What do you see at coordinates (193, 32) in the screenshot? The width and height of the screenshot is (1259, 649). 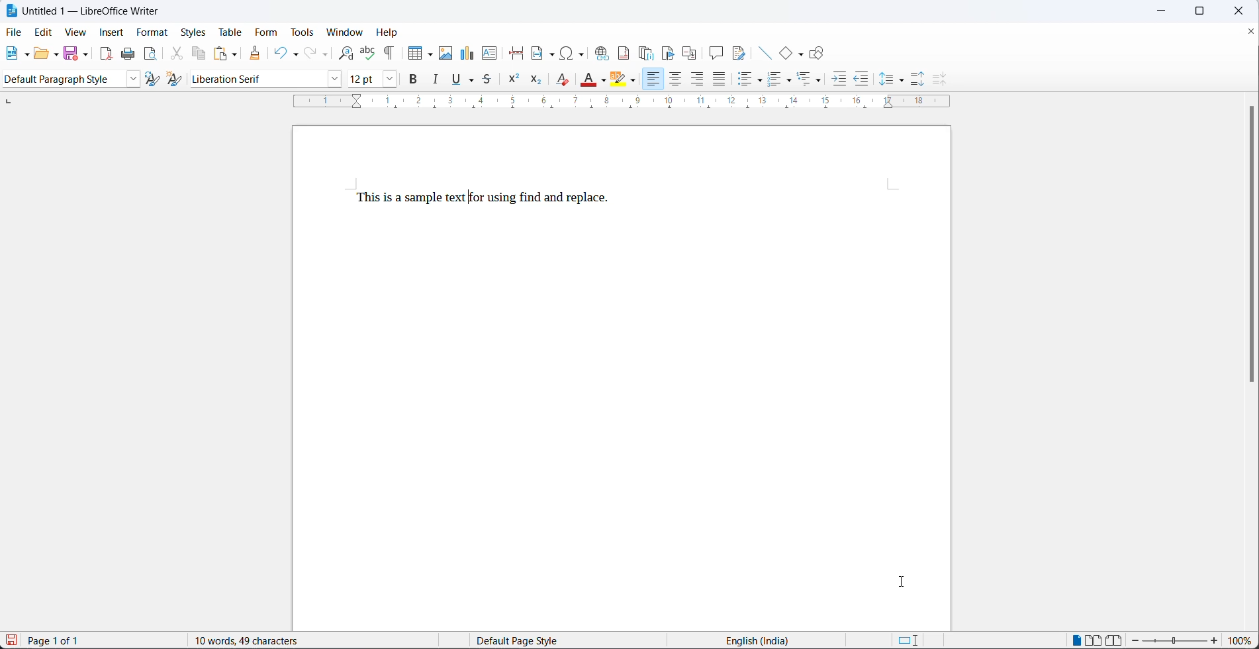 I see `styles` at bounding box center [193, 32].